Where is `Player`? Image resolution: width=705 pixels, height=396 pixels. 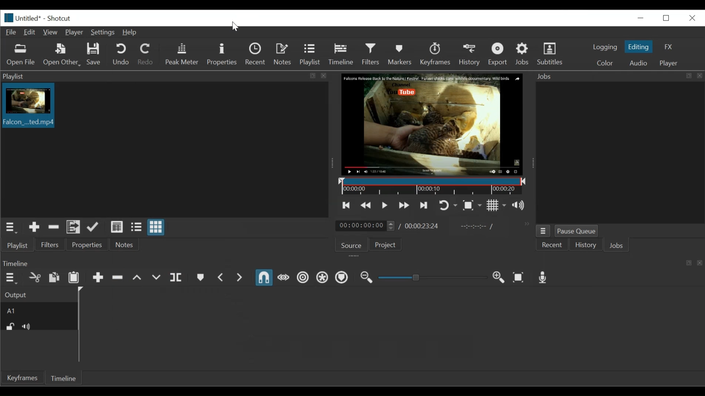 Player is located at coordinates (74, 33).